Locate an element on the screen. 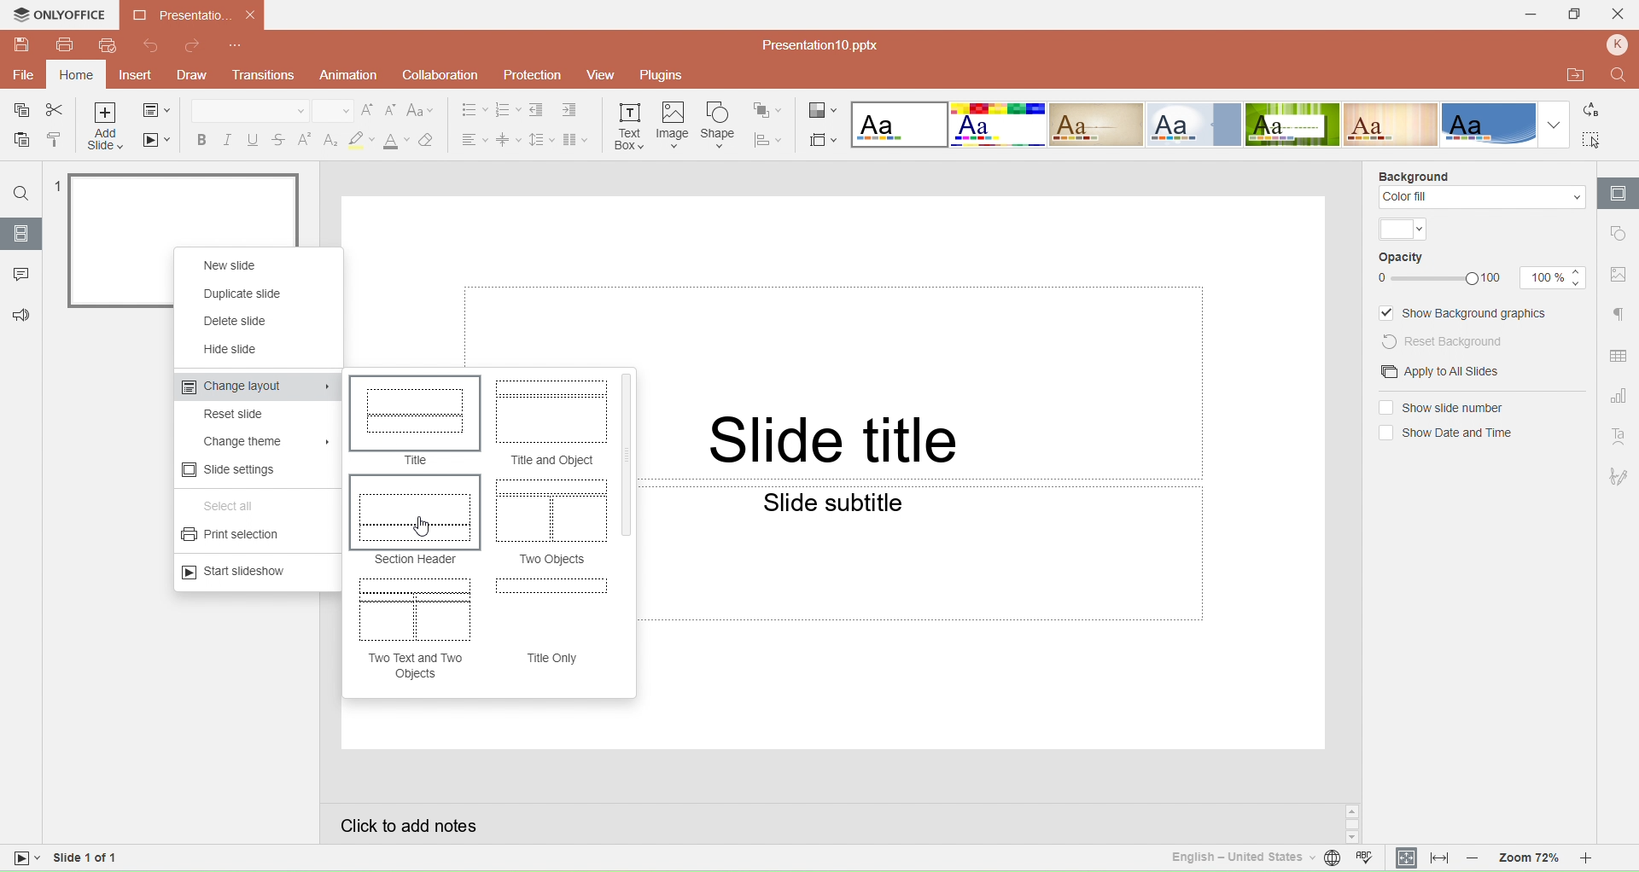 Image resolution: width=1639 pixels, height=872 pixels. Apply to all slides is located at coordinates (1434, 372).